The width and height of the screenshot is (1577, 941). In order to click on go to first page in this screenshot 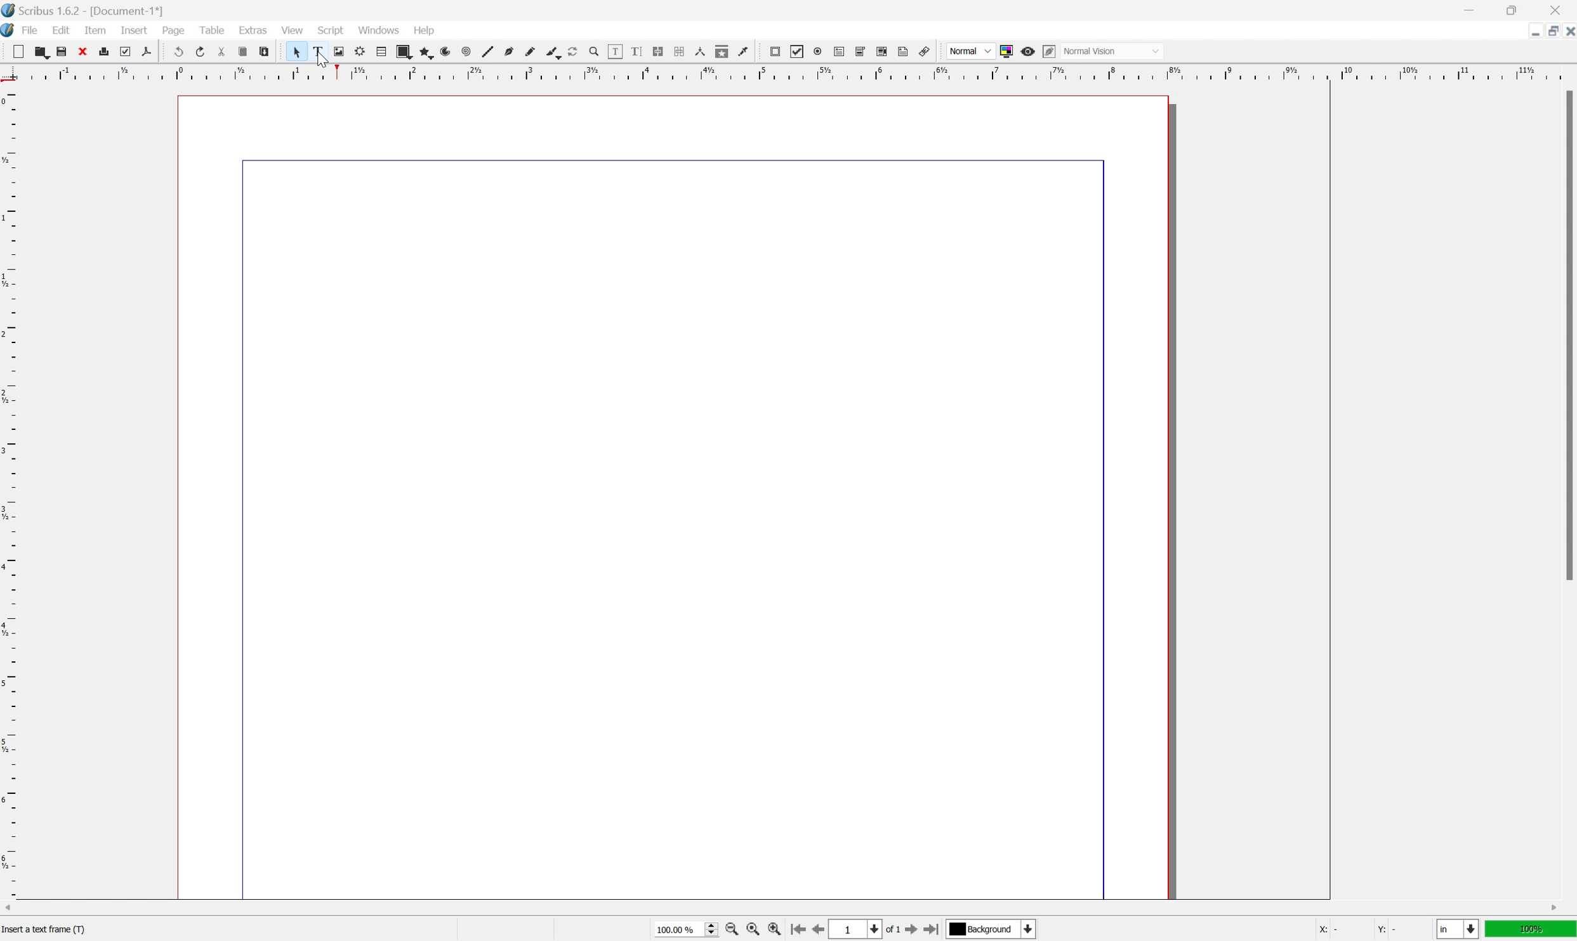, I will do `click(800, 930)`.